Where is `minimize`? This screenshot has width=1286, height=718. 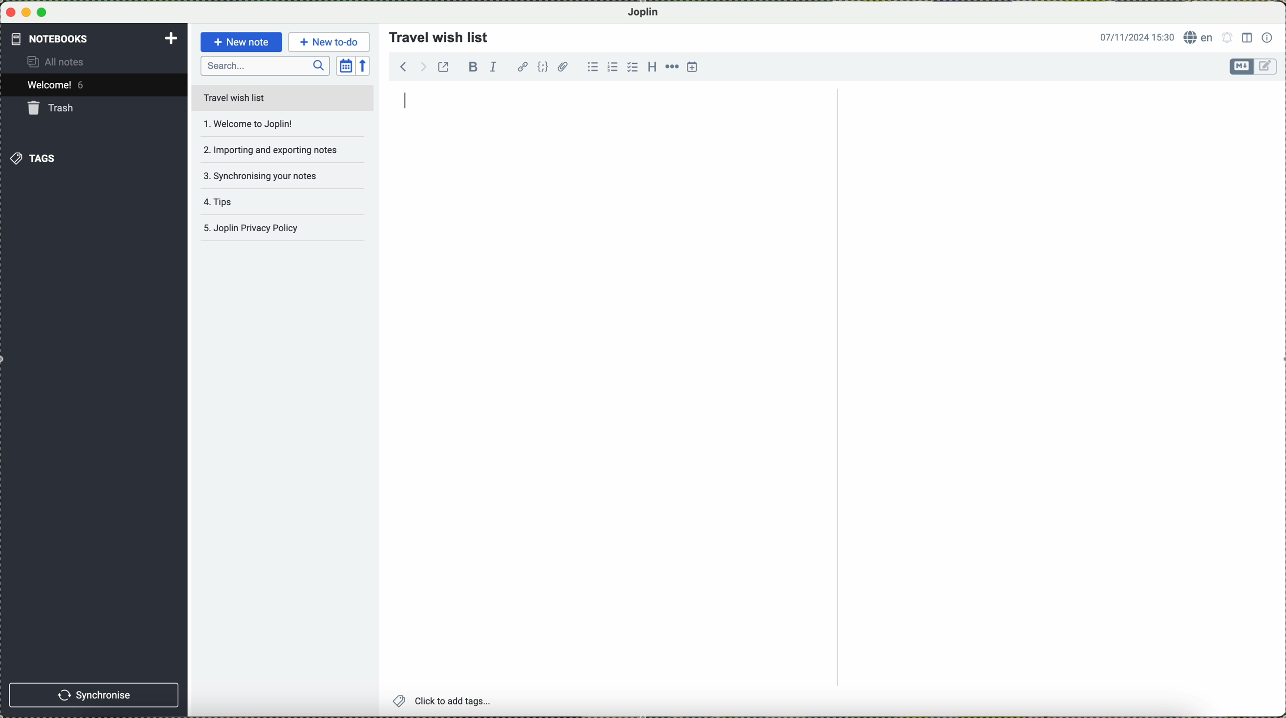
minimize is located at coordinates (27, 12).